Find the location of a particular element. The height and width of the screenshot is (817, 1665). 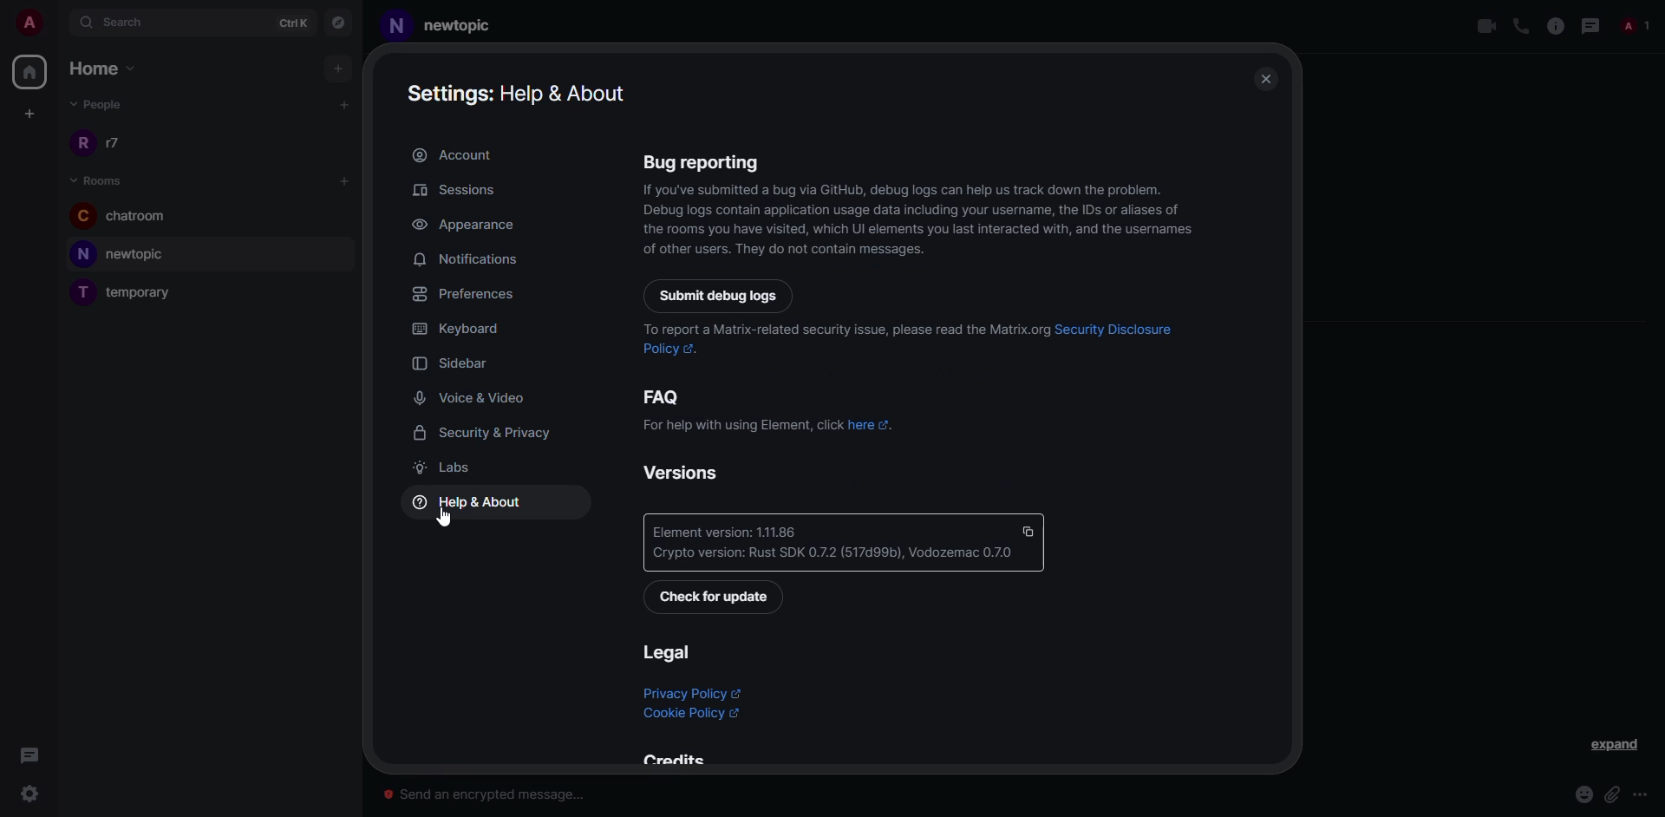

faq is located at coordinates (663, 395).